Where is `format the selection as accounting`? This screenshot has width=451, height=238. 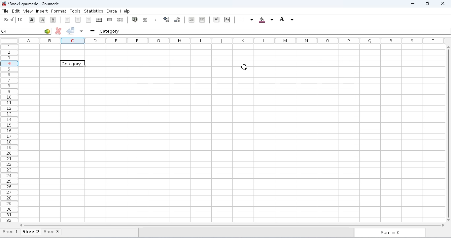 format the selection as accounting is located at coordinates (146, 19).